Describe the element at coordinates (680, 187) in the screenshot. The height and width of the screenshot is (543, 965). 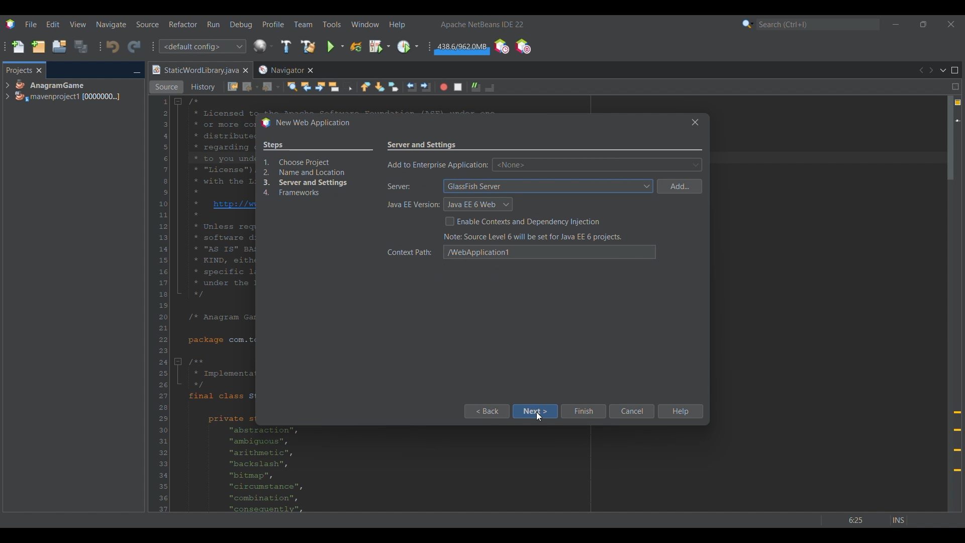
I see `Add server` at that location.